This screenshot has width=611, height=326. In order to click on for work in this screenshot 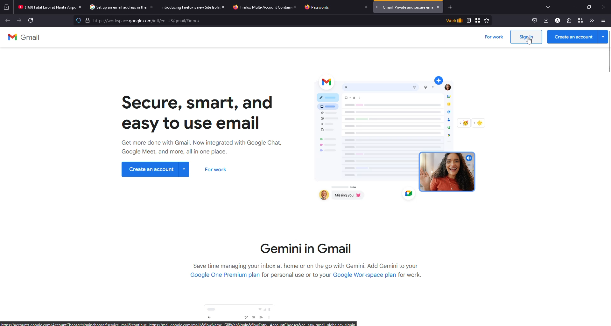, I will do `click(218, 170)`.